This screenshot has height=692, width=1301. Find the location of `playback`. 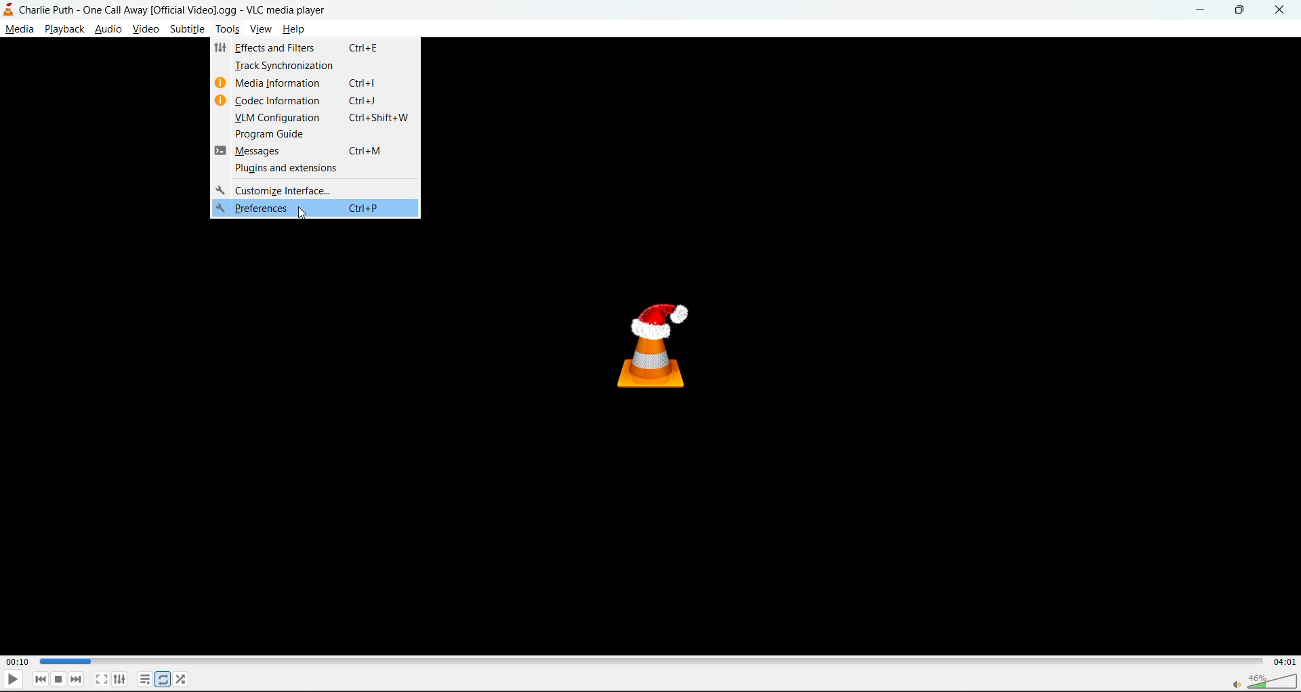

playback is located at coordinates (64, 30).